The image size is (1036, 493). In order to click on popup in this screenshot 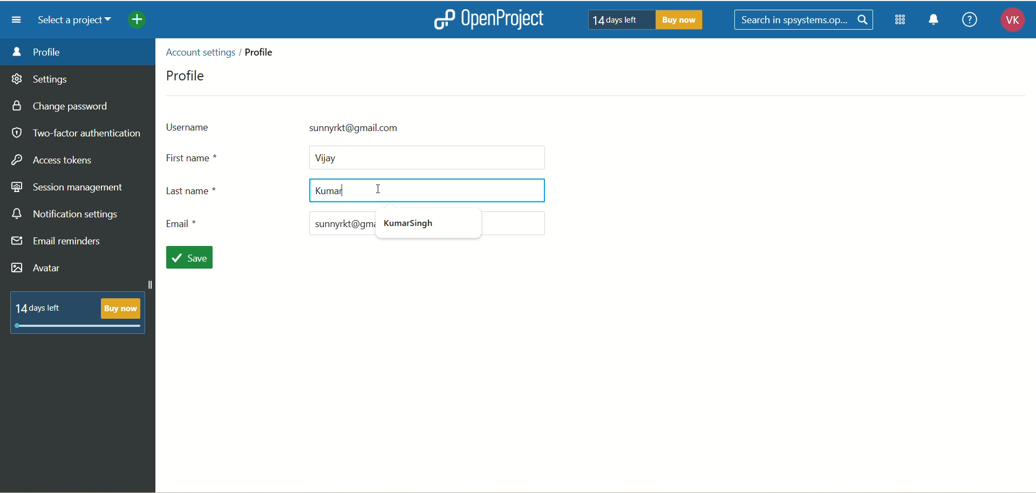, I will do `click(418, 226)`.